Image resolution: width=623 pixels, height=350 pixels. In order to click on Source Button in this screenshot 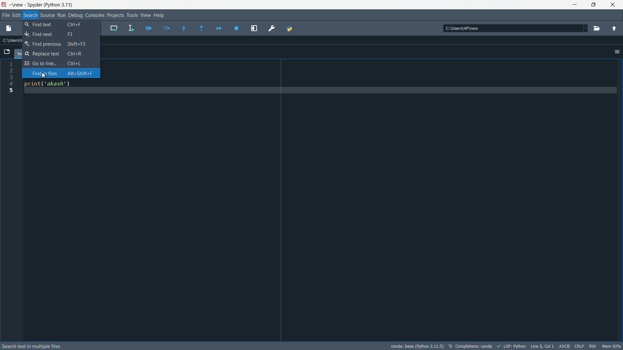, I will do `click(47, 16)`.